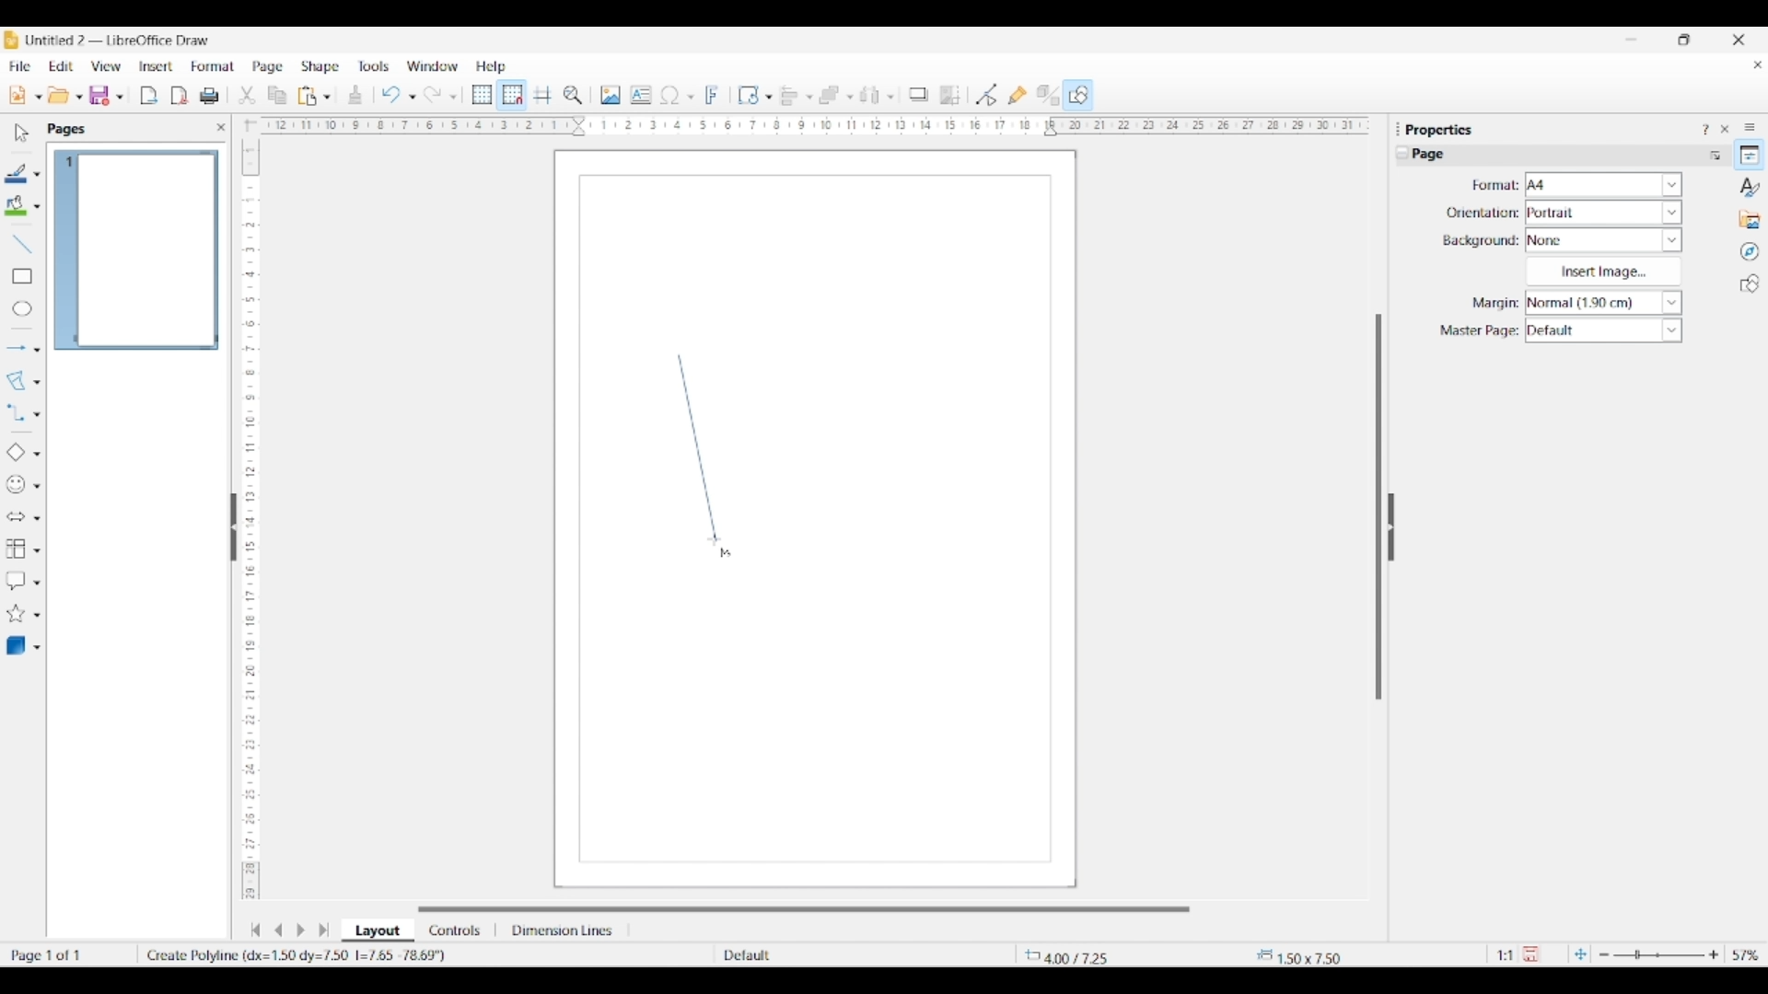  Describe the element at coordinates (1017, 95) in the screenshot. I see `Show gluepoint options` at that location.